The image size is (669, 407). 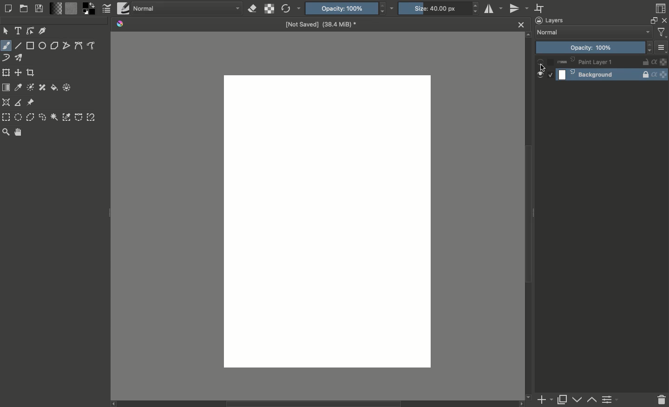 What do you see at coordinates (661, 400) in the screenshot?
I see `Delete` at bounding box center [661, 400].